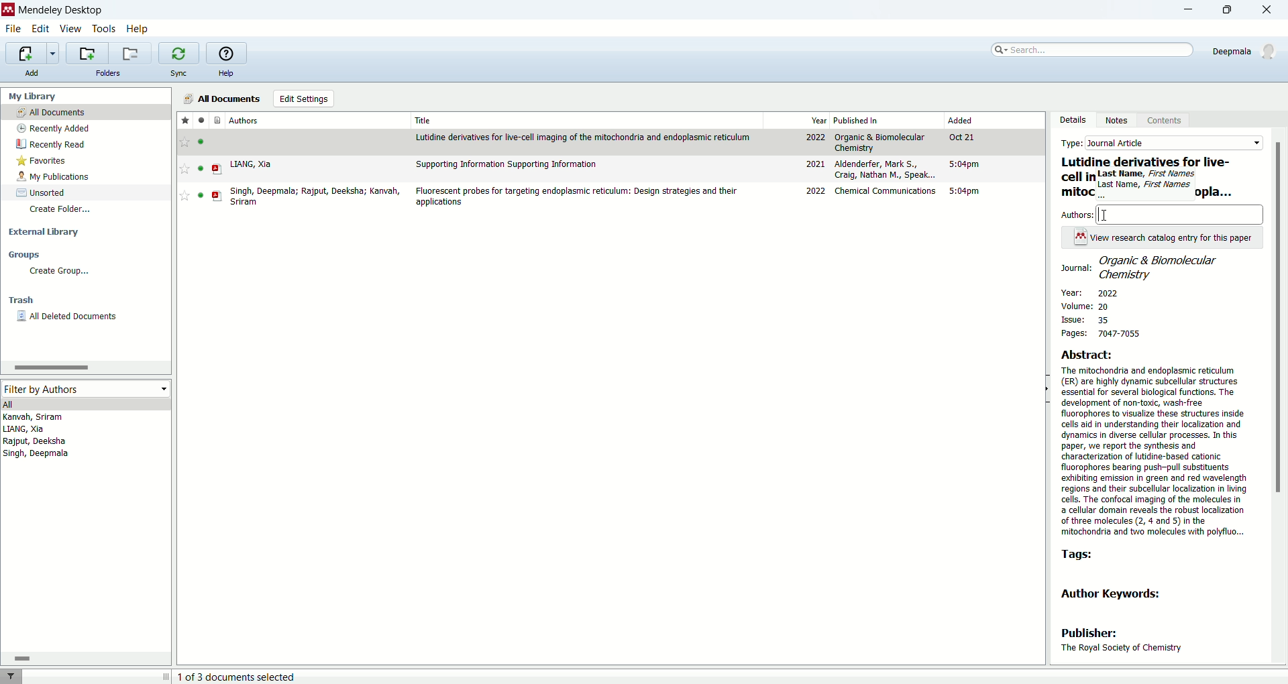  What do you see at coordinates (1162, 121) in the screenshot?
I see `content` at bounding box center [1162, 121].